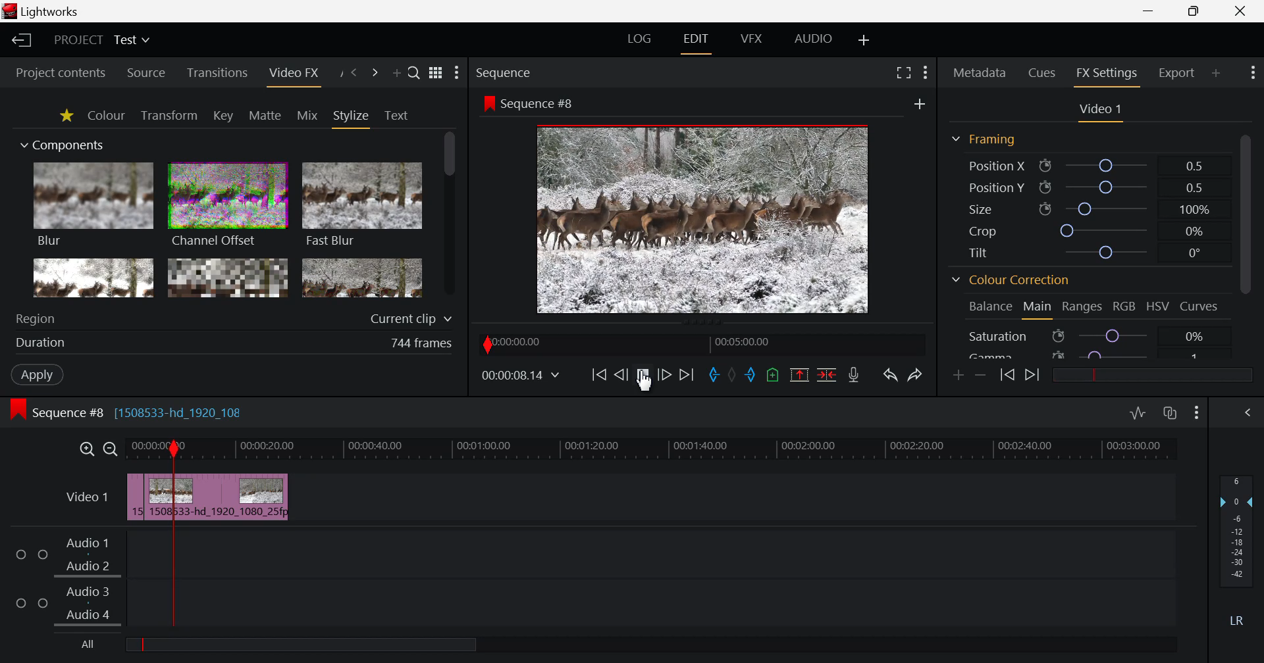 Image resolution: width=1264 pixels, height=663 pixels. I want to click on Audio Input Fields, so click(588, 580).